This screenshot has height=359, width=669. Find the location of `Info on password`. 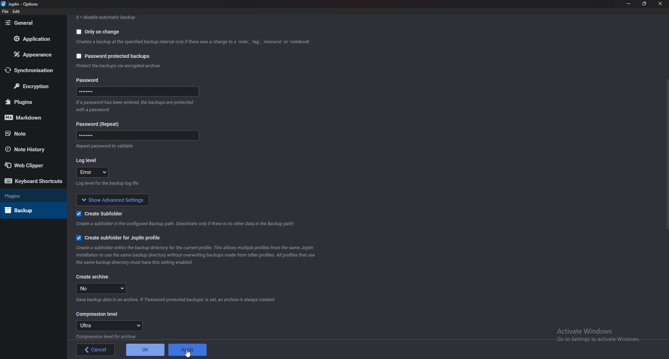

Info on password is located at coordinates (136, 108).